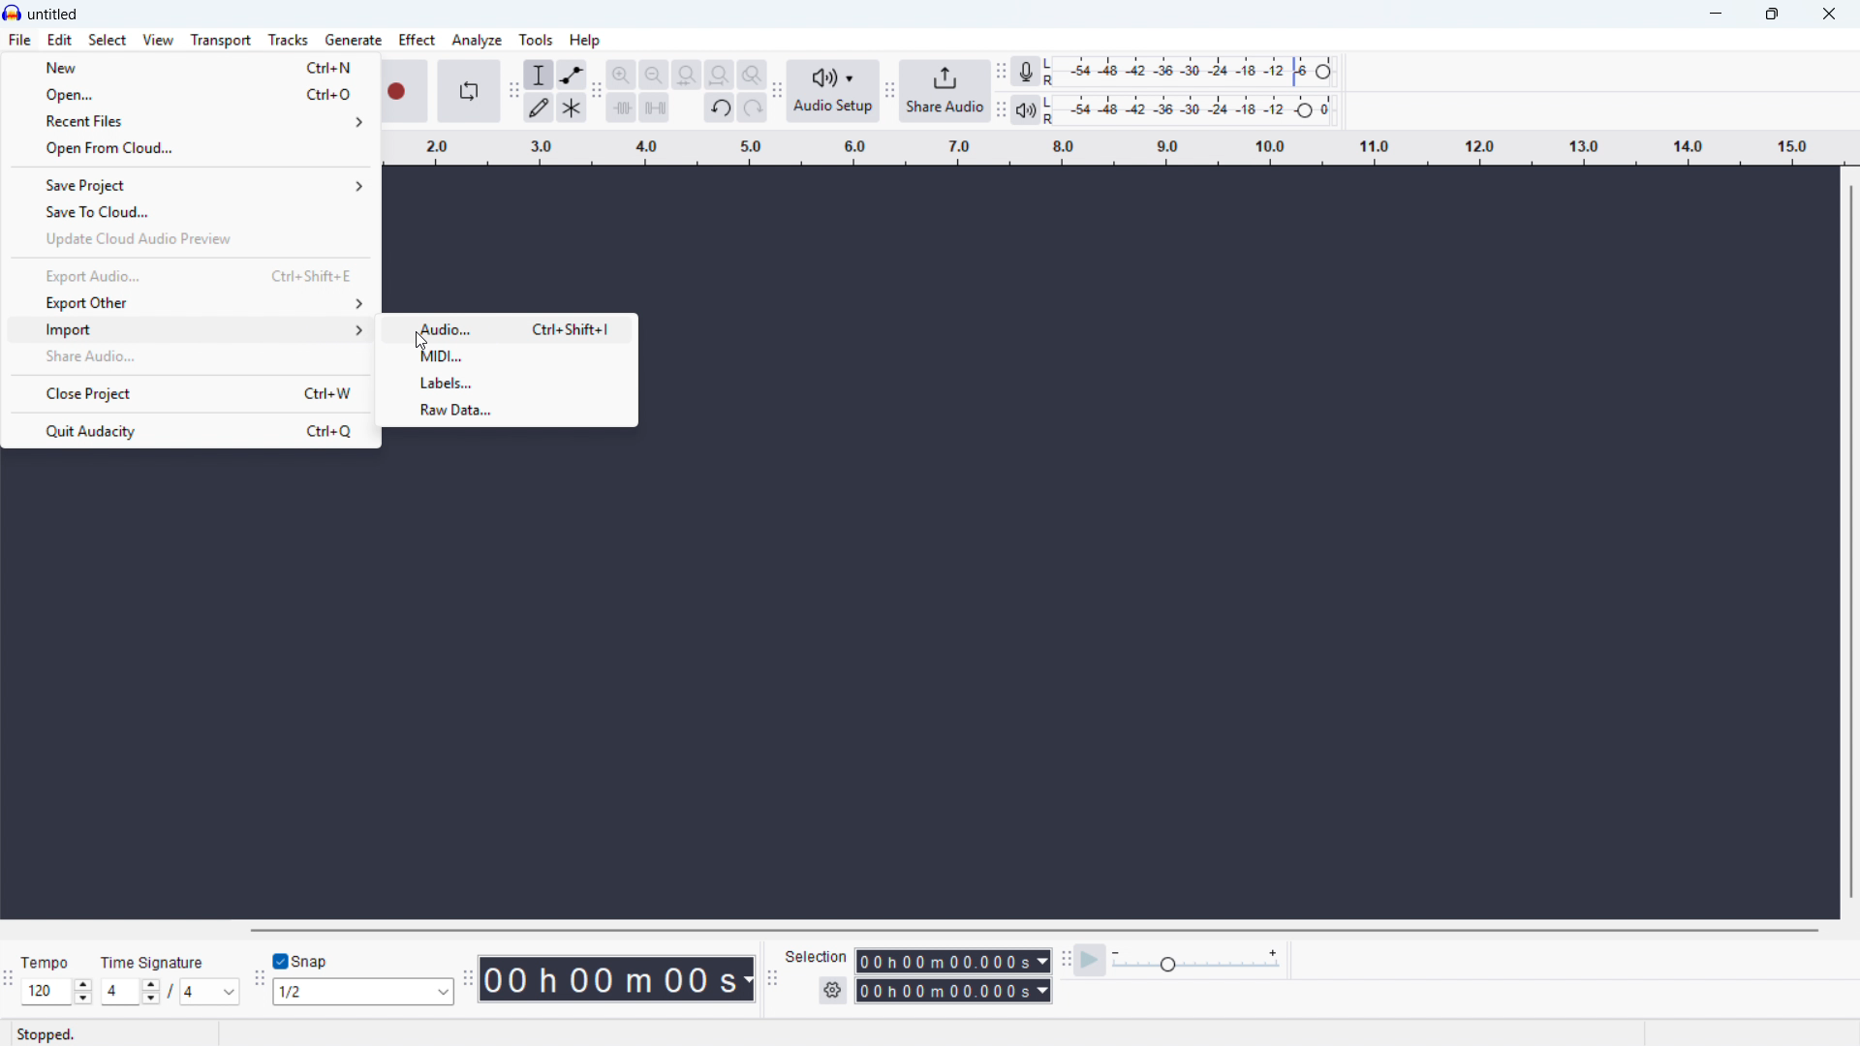  I want to click on , so click(719, 76).